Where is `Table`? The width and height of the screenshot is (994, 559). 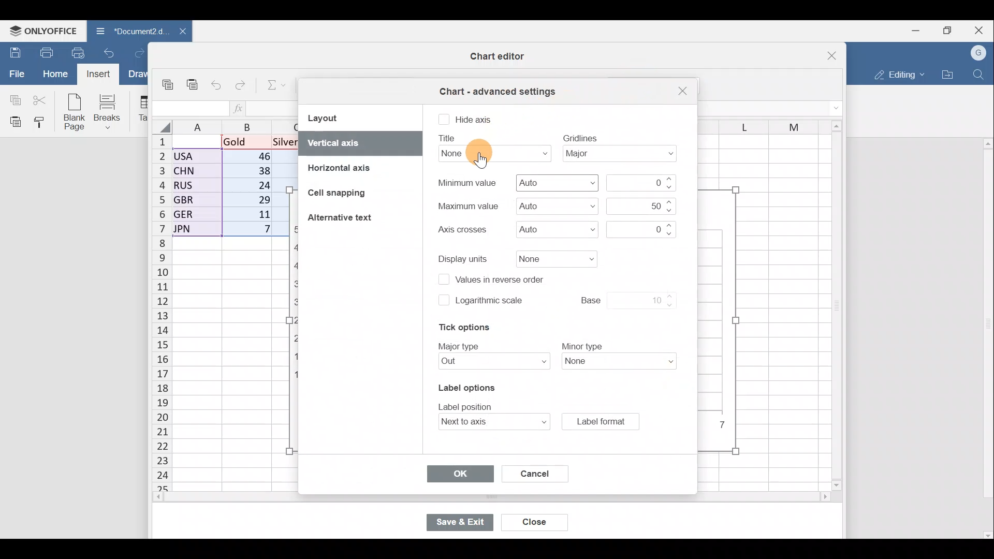
Table is located at coordinates (142, 109).